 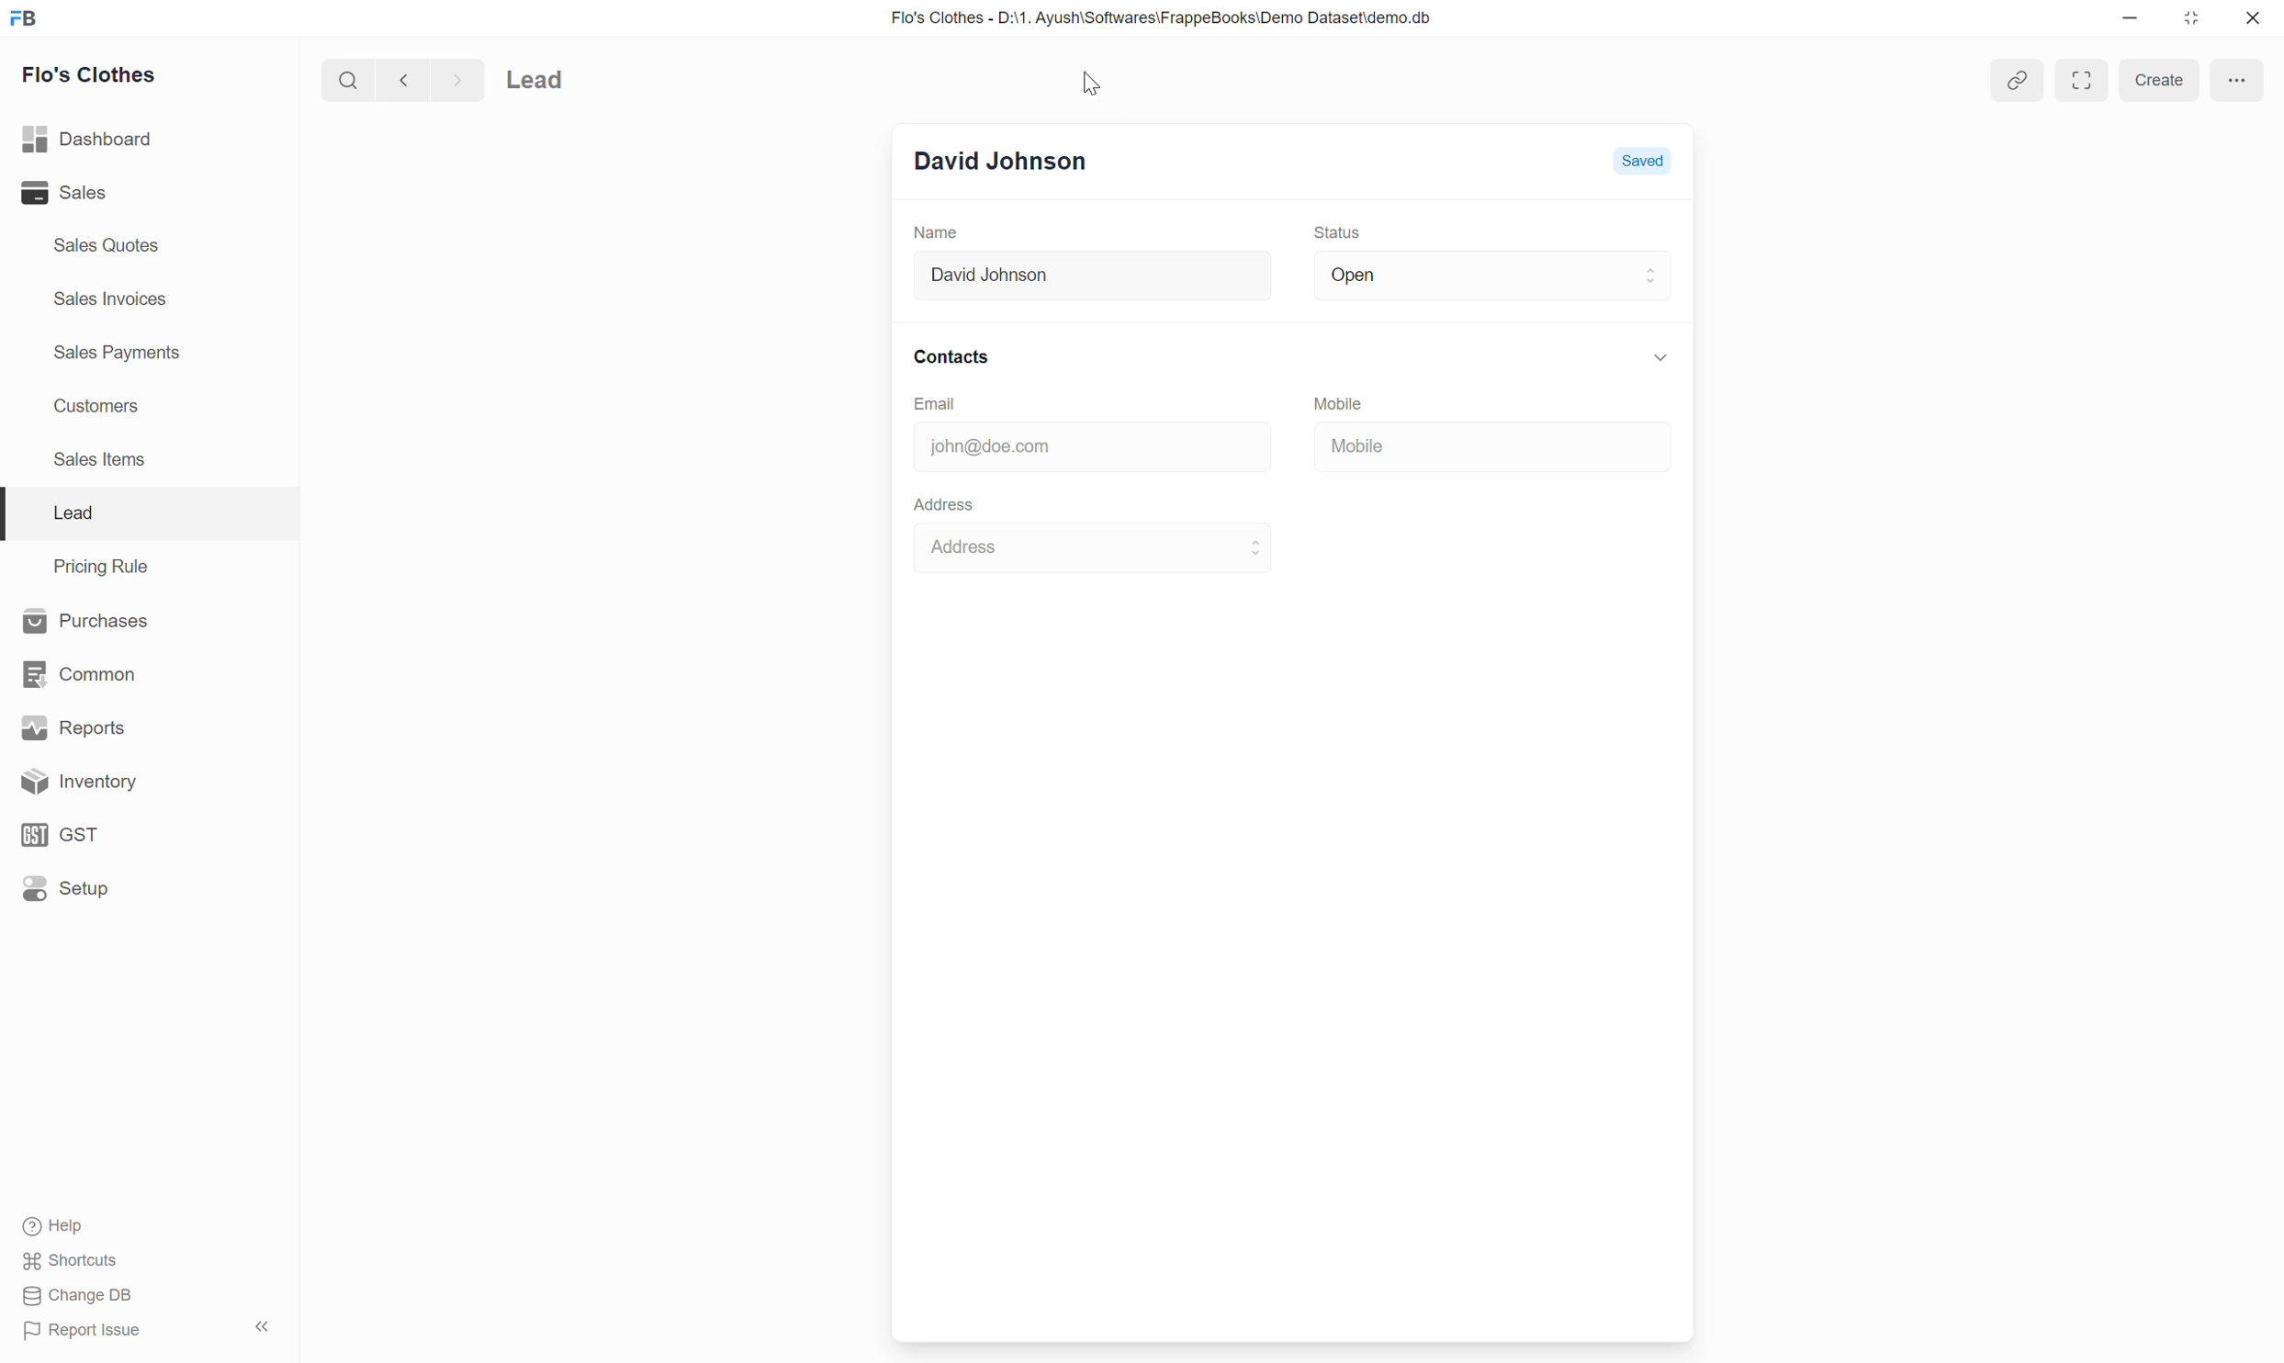 What do you see at coordinates (1347, 400) in the screenshot?
I see `Mobile` at bounding box center [1347, 400].